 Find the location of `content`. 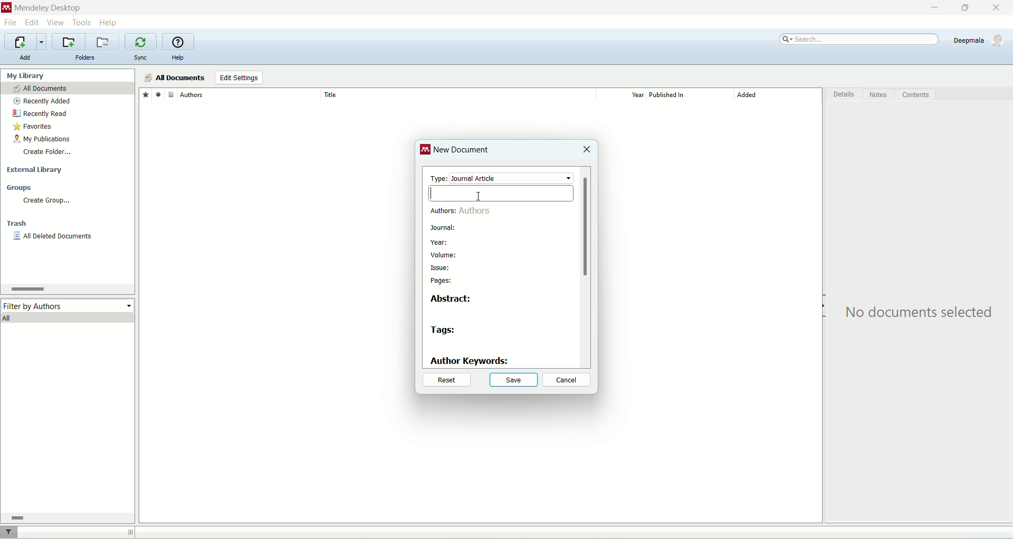

content is located at coordinates (915, 95).